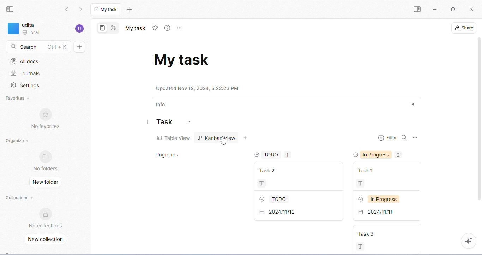 The image size is (482, 255). Describe the element at coordinates (166, 123) in the screenshot. I see `task` at that location.